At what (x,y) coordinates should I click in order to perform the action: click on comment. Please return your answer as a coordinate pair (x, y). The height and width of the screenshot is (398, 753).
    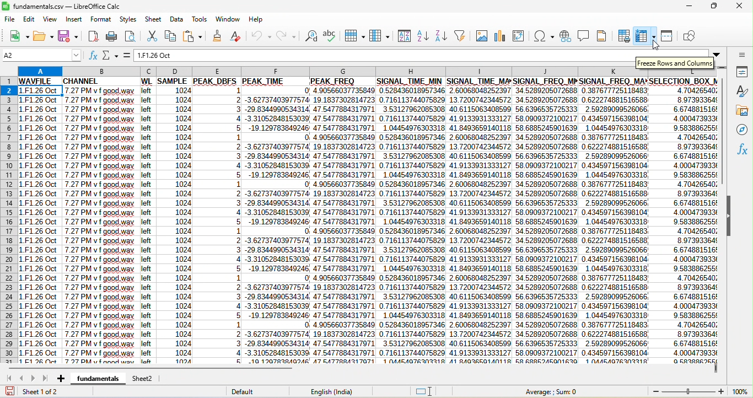
    Looking at the image, I should click on (584, 36).